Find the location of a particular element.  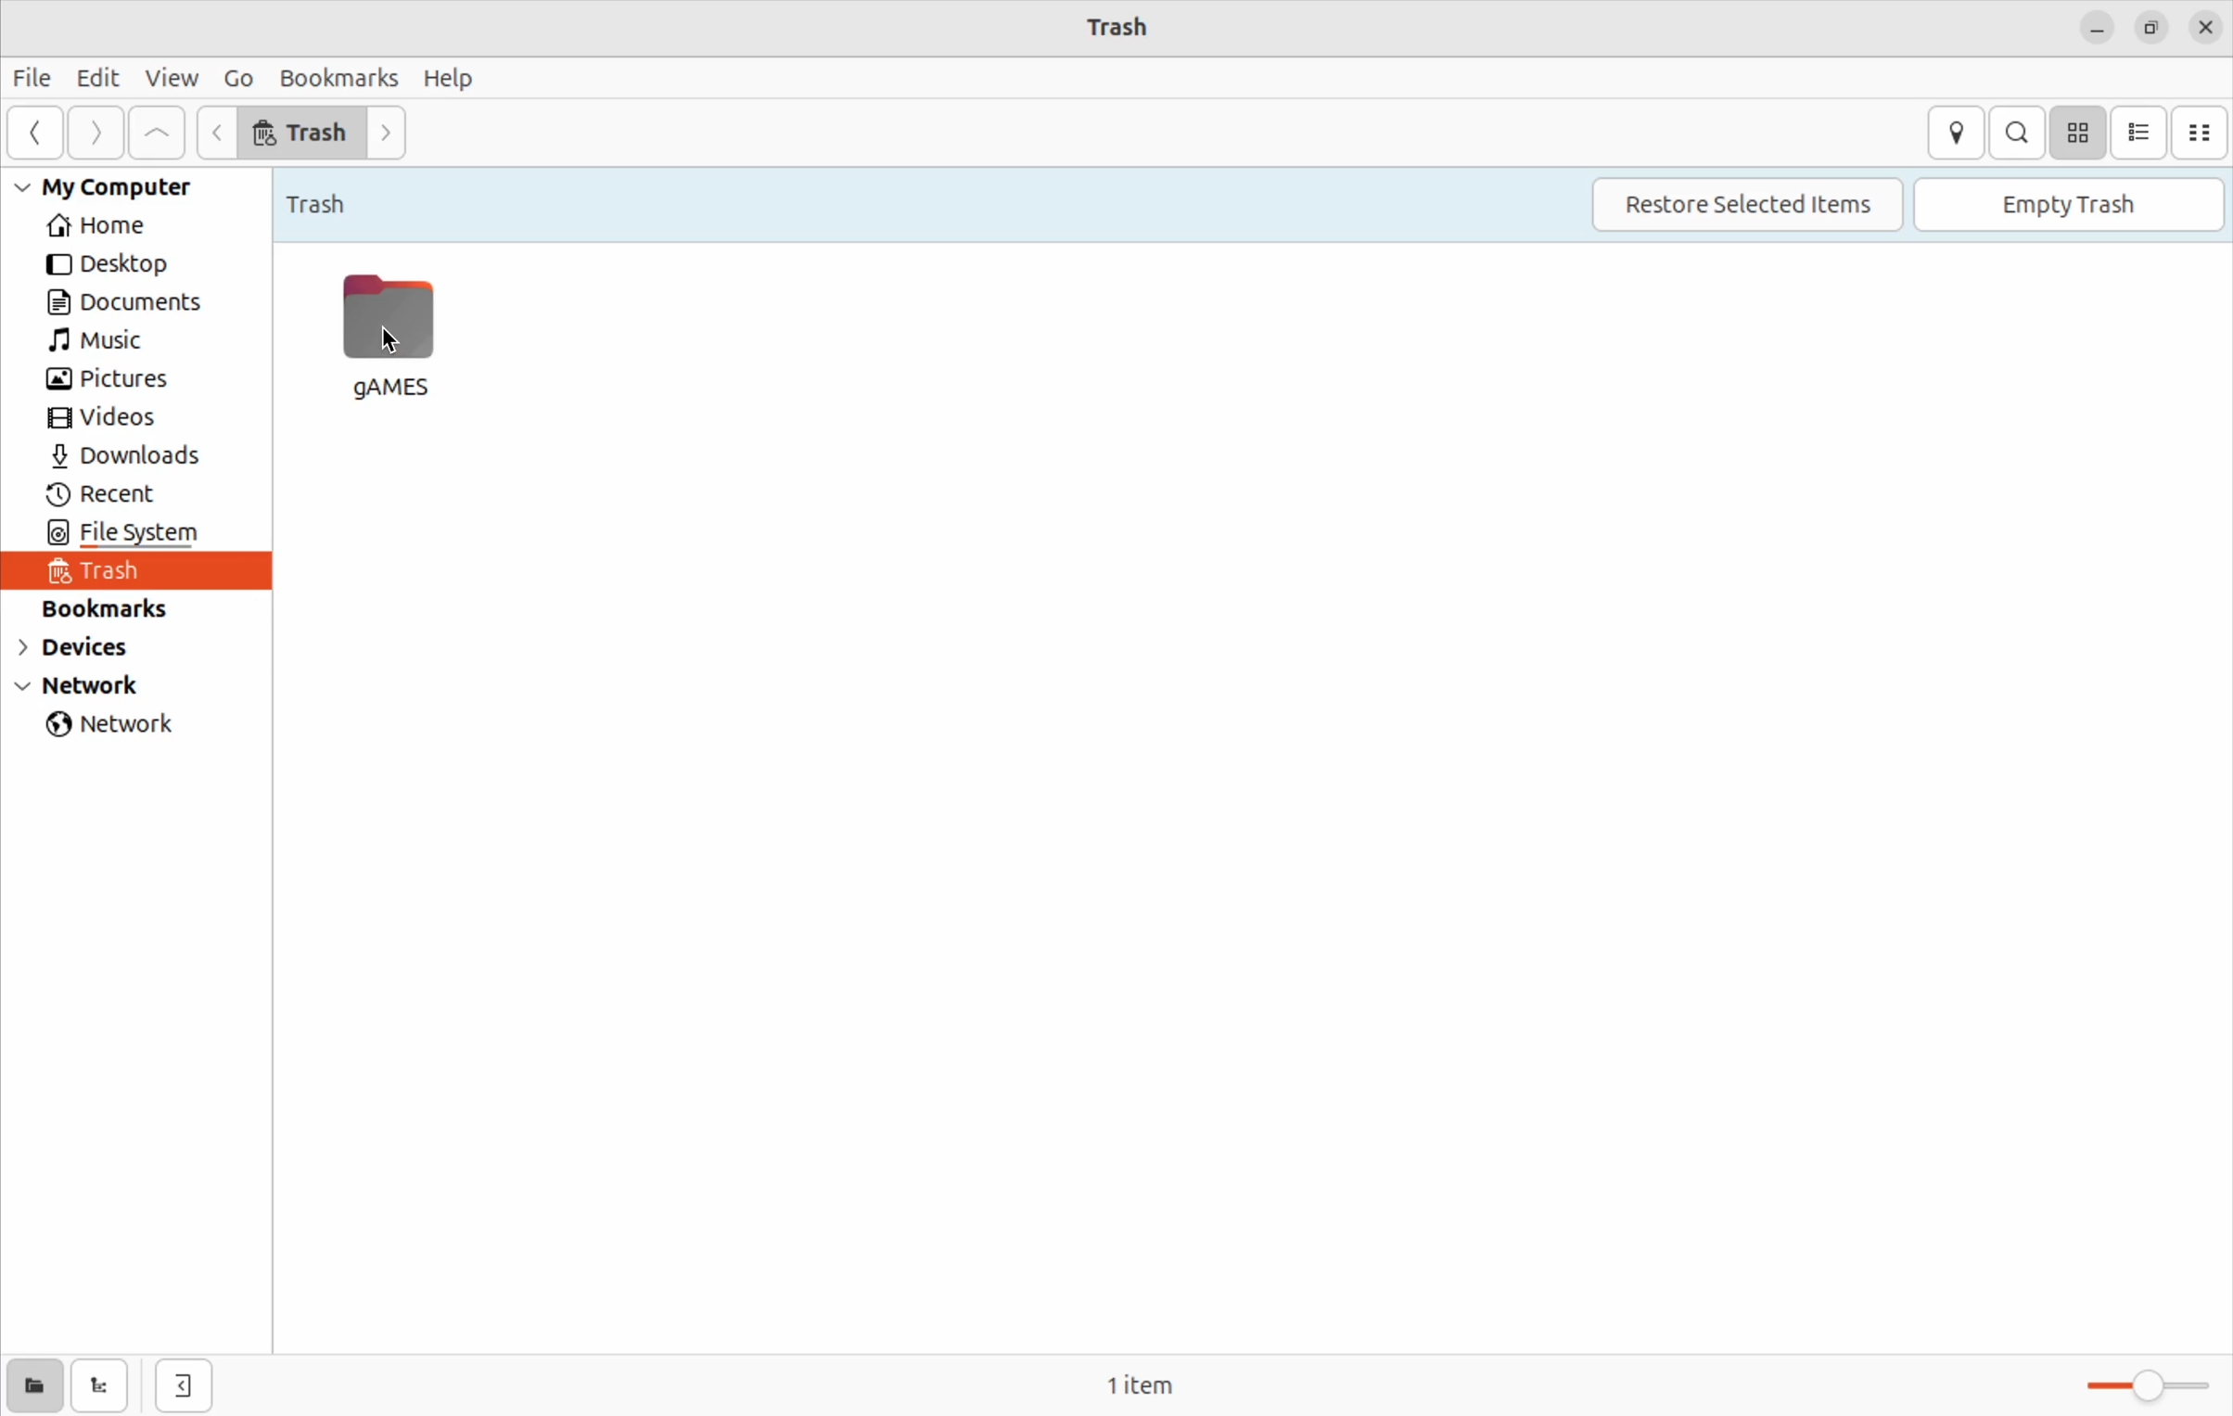

icon view is located at coordinates (2077, 133).